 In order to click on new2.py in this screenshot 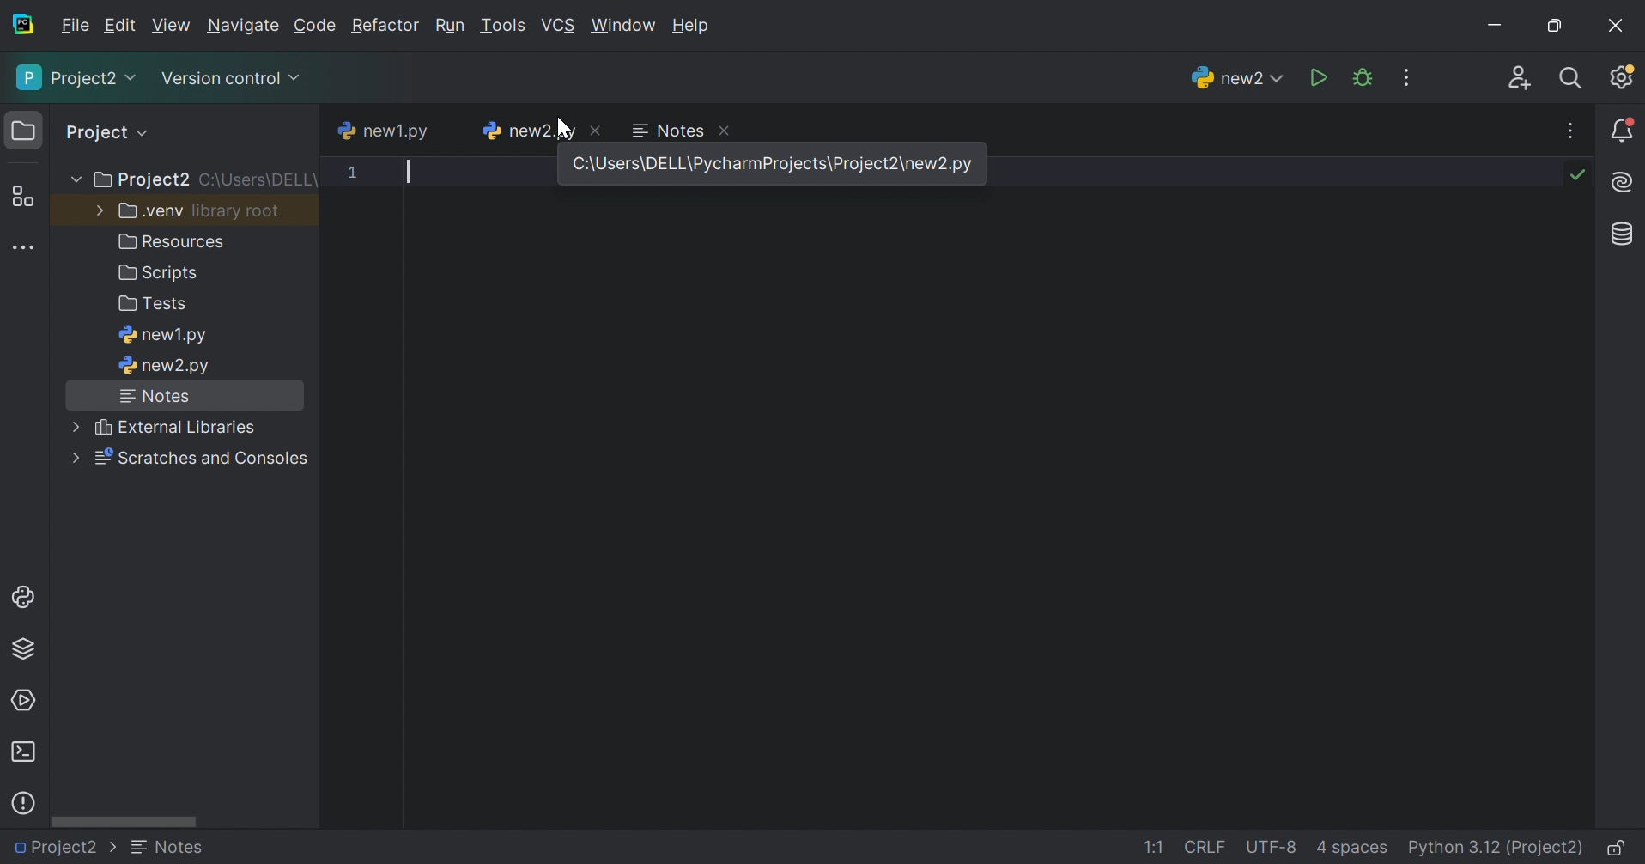, I will do `click(526, 131)`.